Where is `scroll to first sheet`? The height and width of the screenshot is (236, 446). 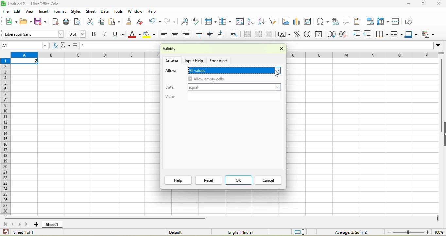
scroll to first sheet is located at coordinates (5, 224).